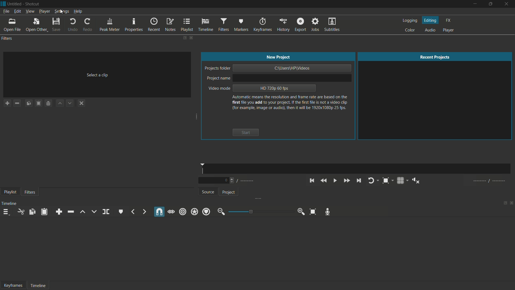 This screenshot has height=290, width=515. What do you see at coordinates (490, 182) in the screenshot?
I see `al` at bounding box center [490, 182].